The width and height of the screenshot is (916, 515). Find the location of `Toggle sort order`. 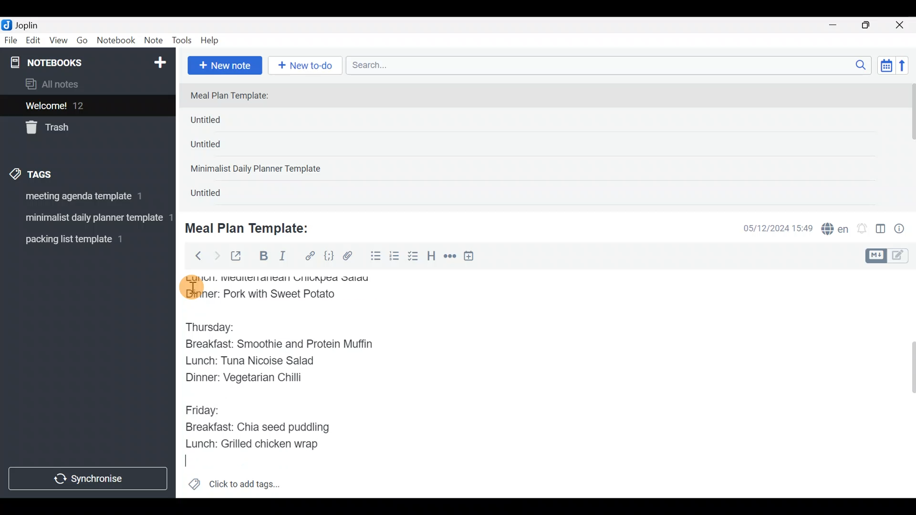

Toggle sort order is located at coordinates (886, 66).